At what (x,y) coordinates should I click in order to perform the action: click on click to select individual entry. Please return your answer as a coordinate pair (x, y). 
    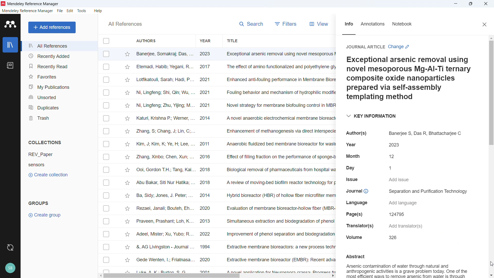
    Looking at the image, I should click on (107, 170).